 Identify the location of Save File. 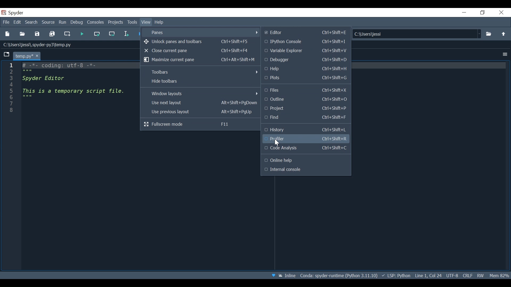
(37, 34).